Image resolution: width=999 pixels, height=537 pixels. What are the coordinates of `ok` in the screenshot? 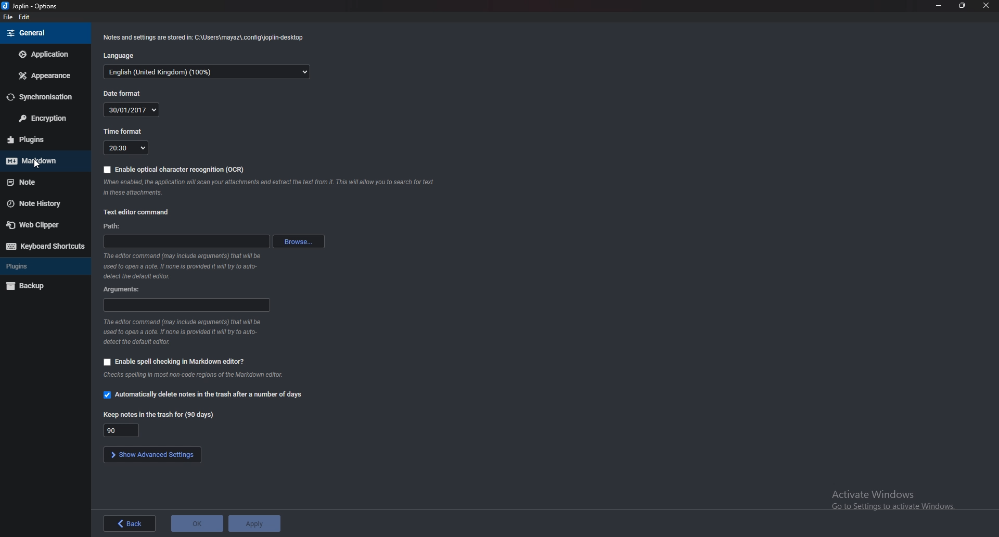 It's located at (198, 523).